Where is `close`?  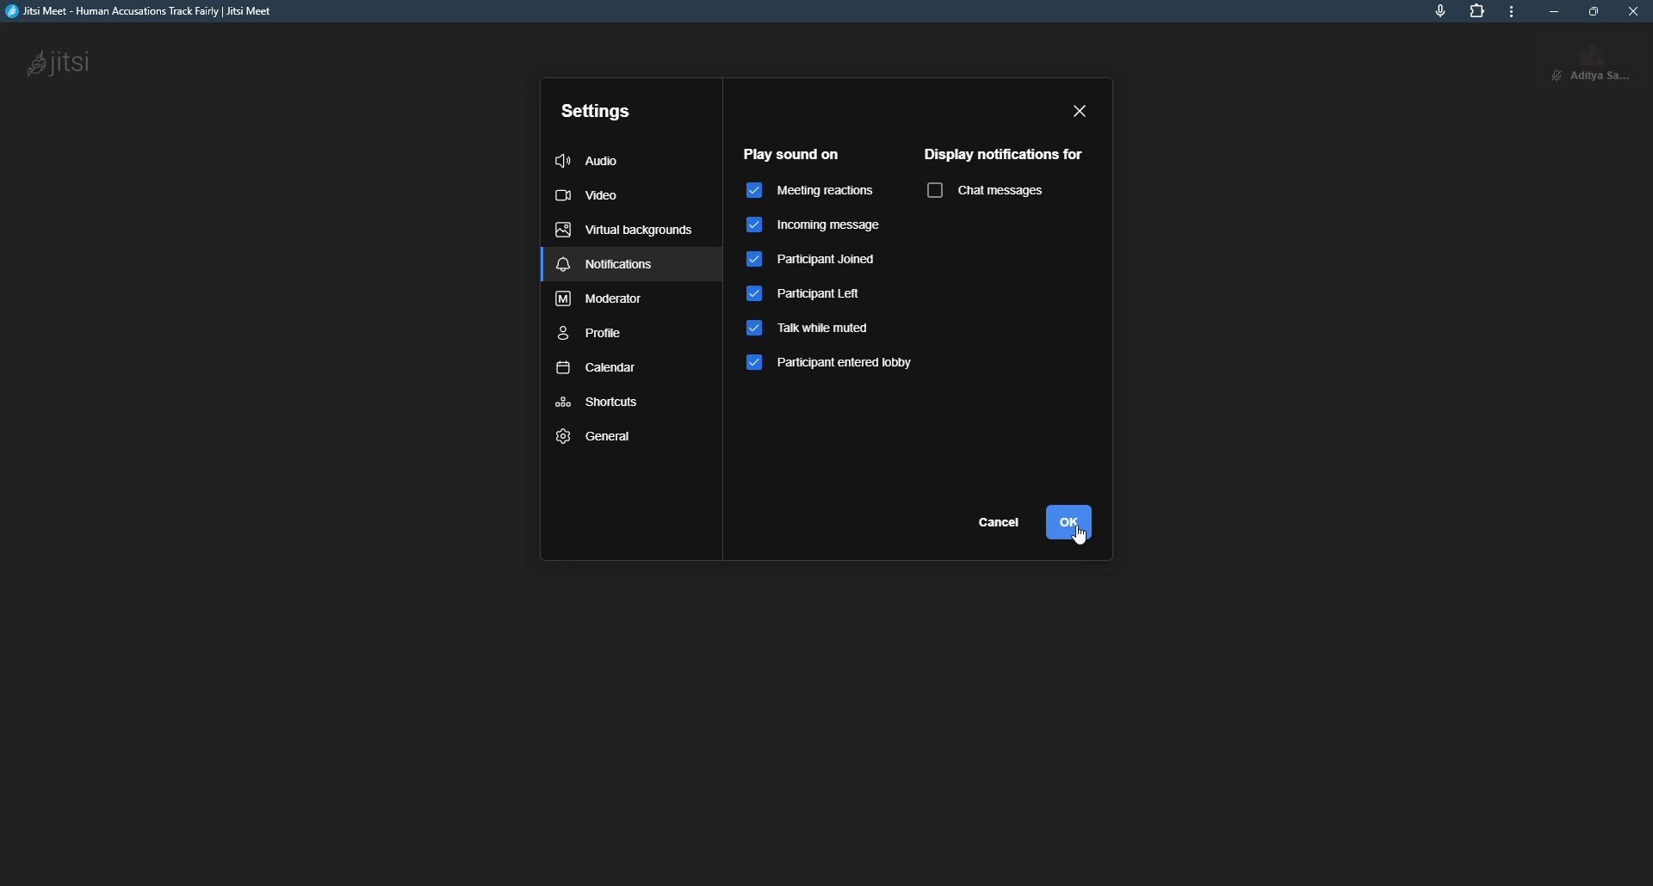 close is located at coordinates (1633, 14).